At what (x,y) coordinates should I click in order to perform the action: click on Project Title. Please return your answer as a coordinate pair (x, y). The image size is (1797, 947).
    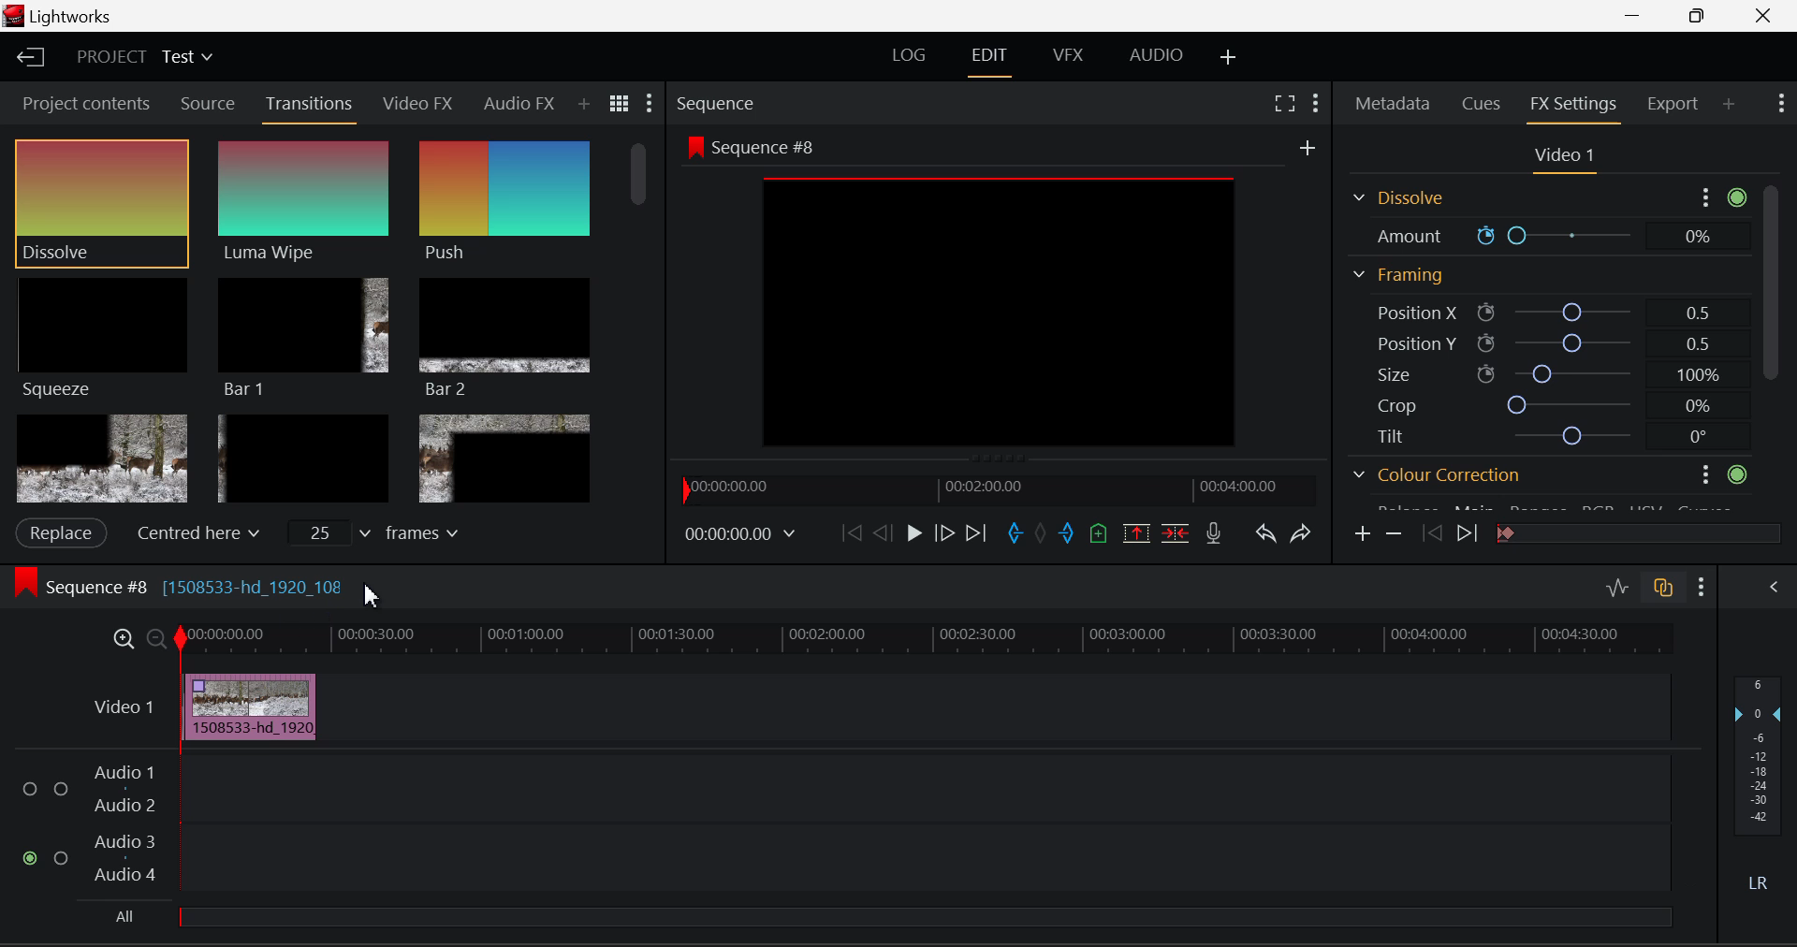
    Looking at the image, I should click on (142, 57).